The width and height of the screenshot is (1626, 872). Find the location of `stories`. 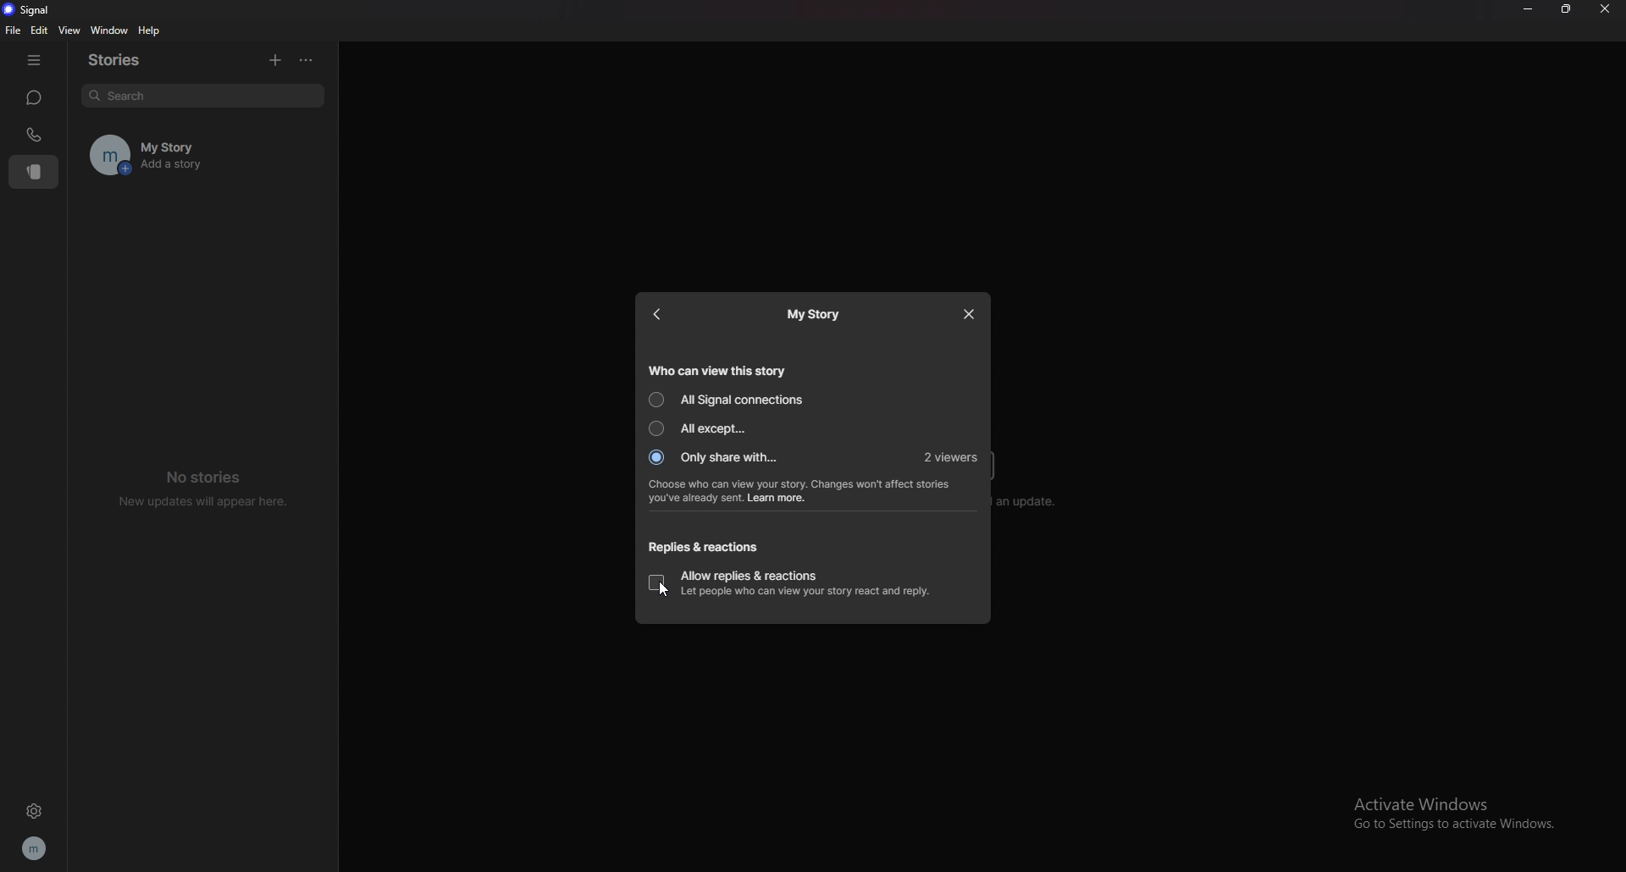

stories is located at coordinates (125, 58).